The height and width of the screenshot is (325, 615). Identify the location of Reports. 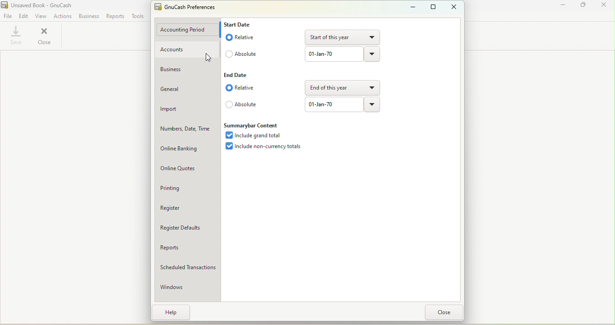
(117, 17).